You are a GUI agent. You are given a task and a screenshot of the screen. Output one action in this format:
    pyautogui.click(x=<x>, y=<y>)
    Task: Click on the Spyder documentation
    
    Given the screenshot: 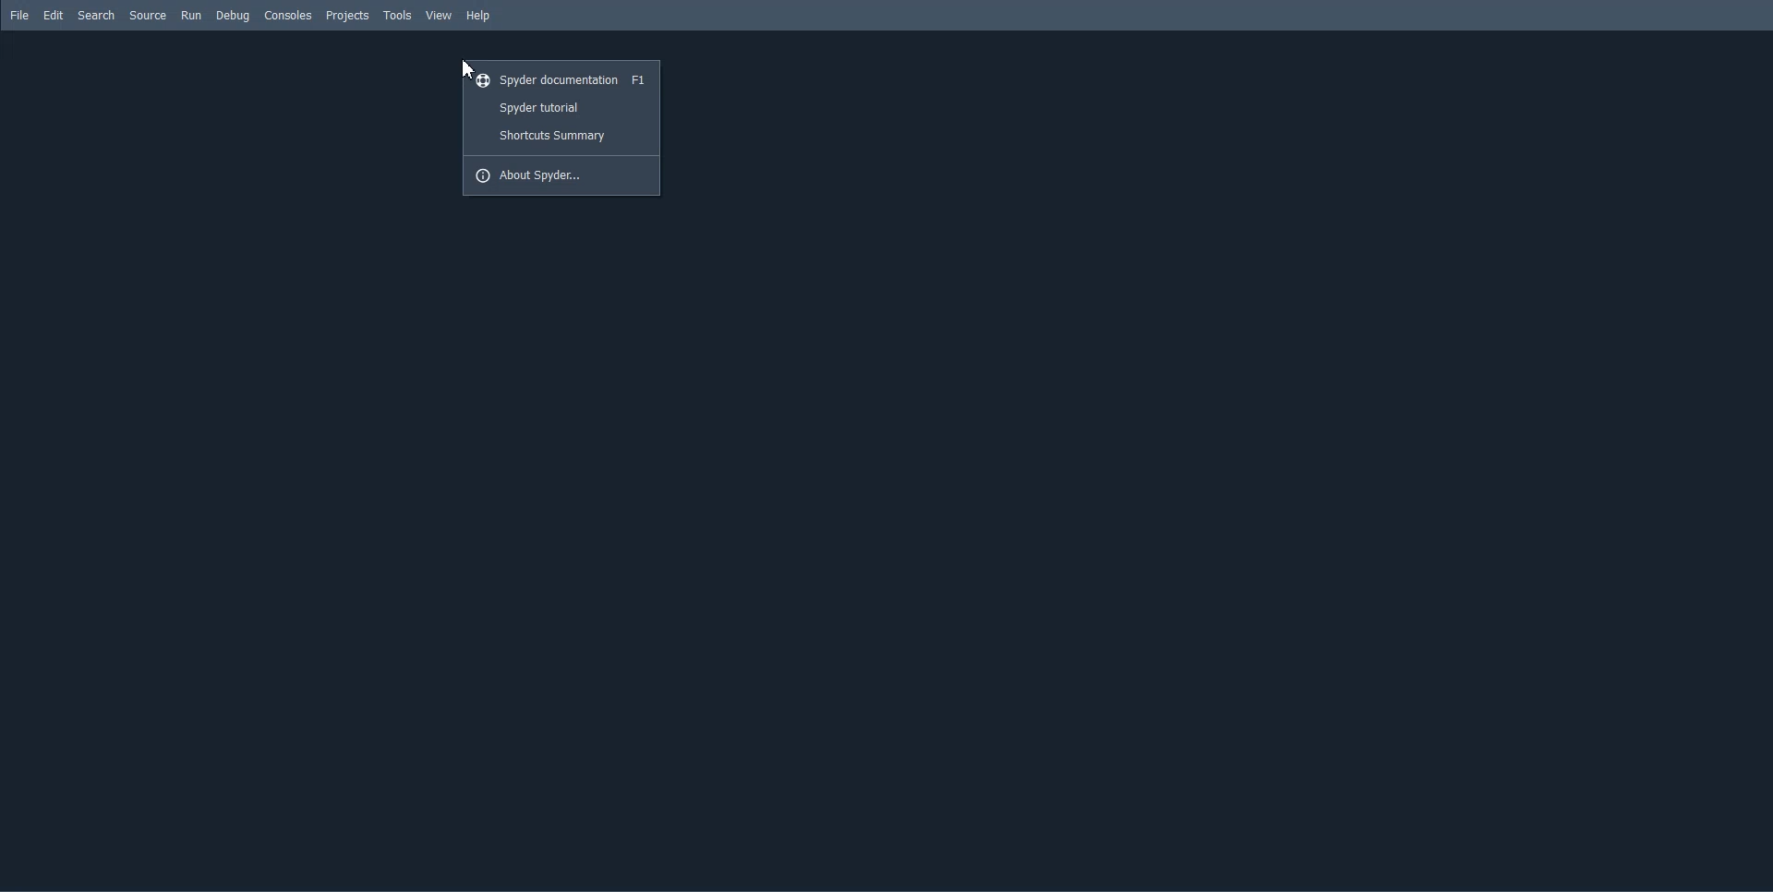 What is the action you would take?
    pyautogui.click(x=561, y=78)
    